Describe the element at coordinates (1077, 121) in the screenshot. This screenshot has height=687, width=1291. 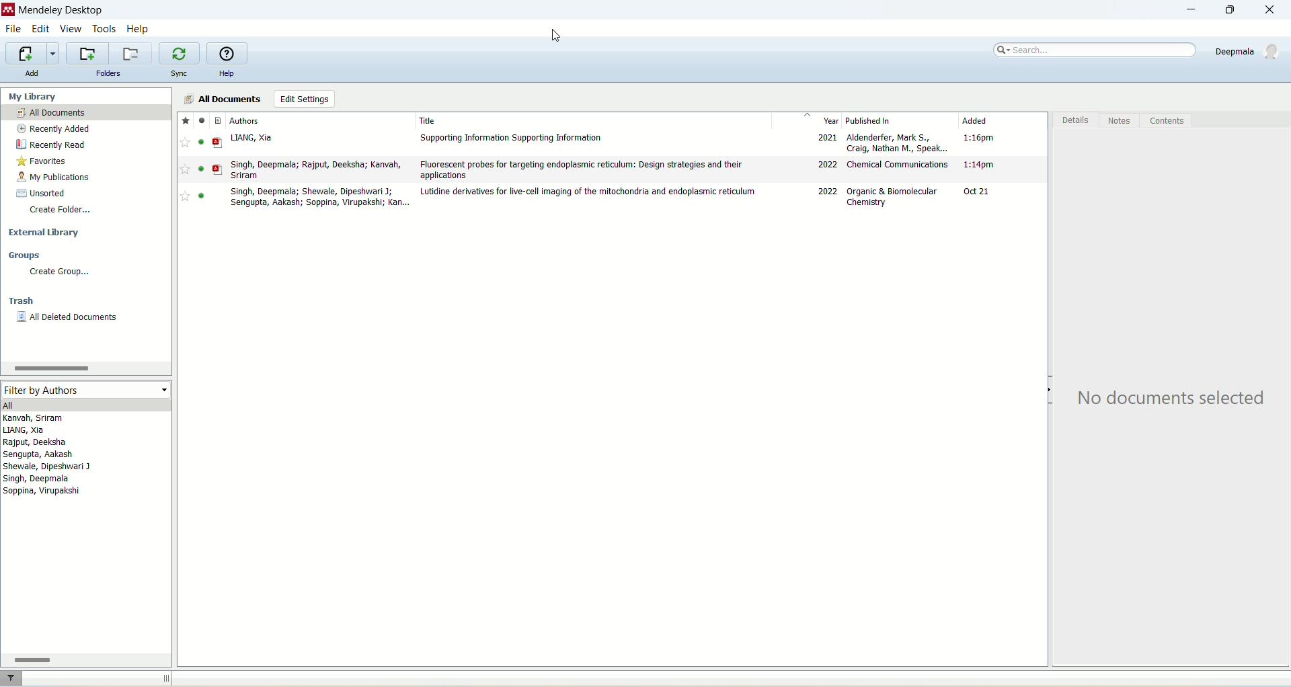
I see `details` at that location.